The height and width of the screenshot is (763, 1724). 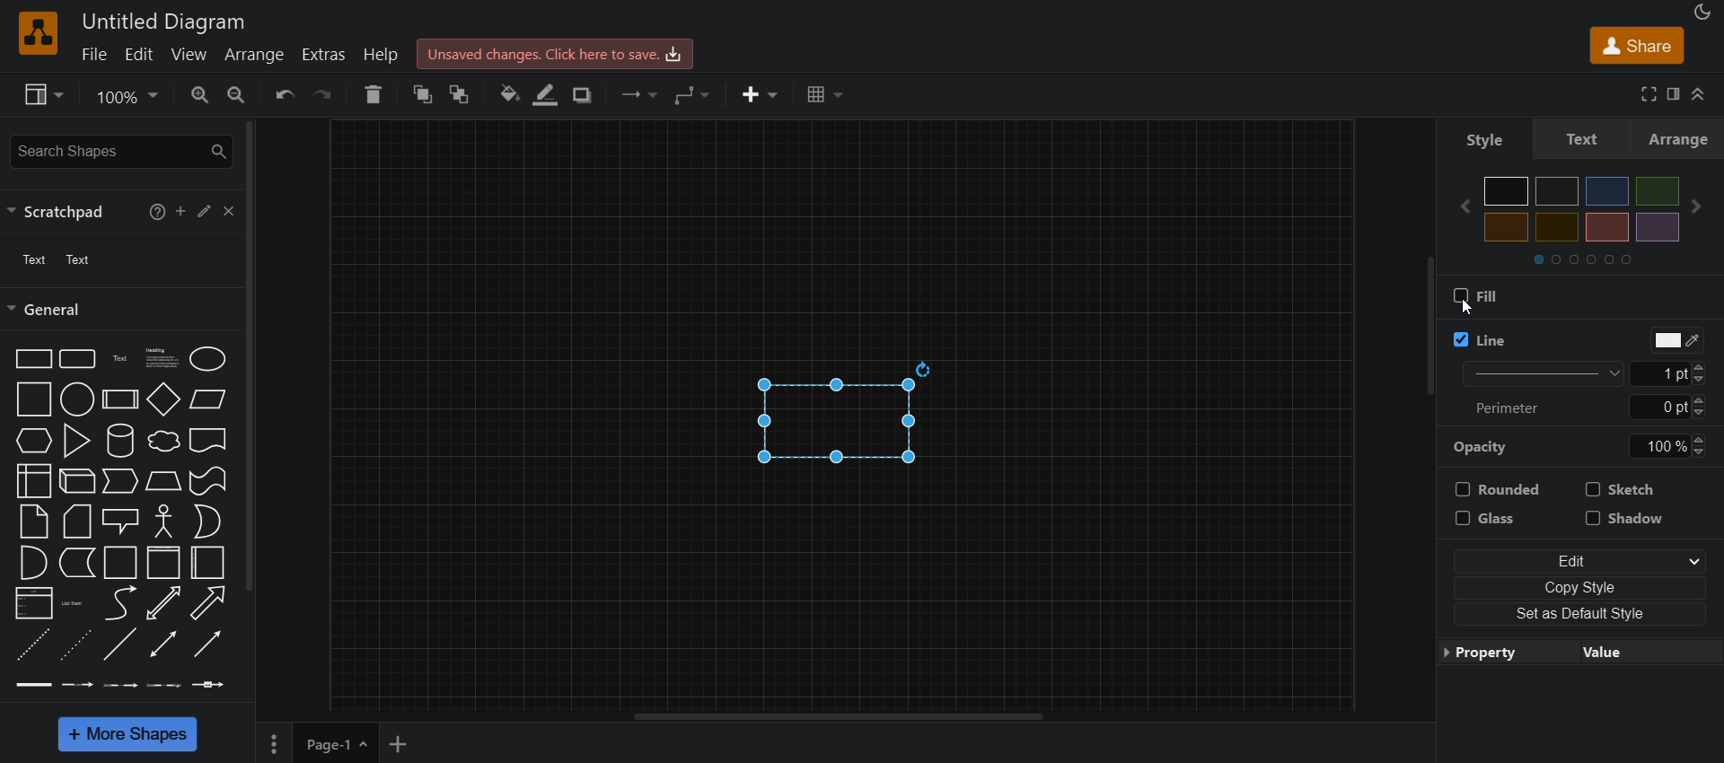 What do you see at coordinates (383, 57) in the screenshot?
I see `help` at bounding box center [383, 57].